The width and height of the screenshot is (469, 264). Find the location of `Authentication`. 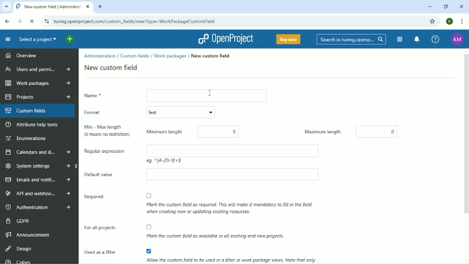

Authentication is located at coordinates (40, 207).